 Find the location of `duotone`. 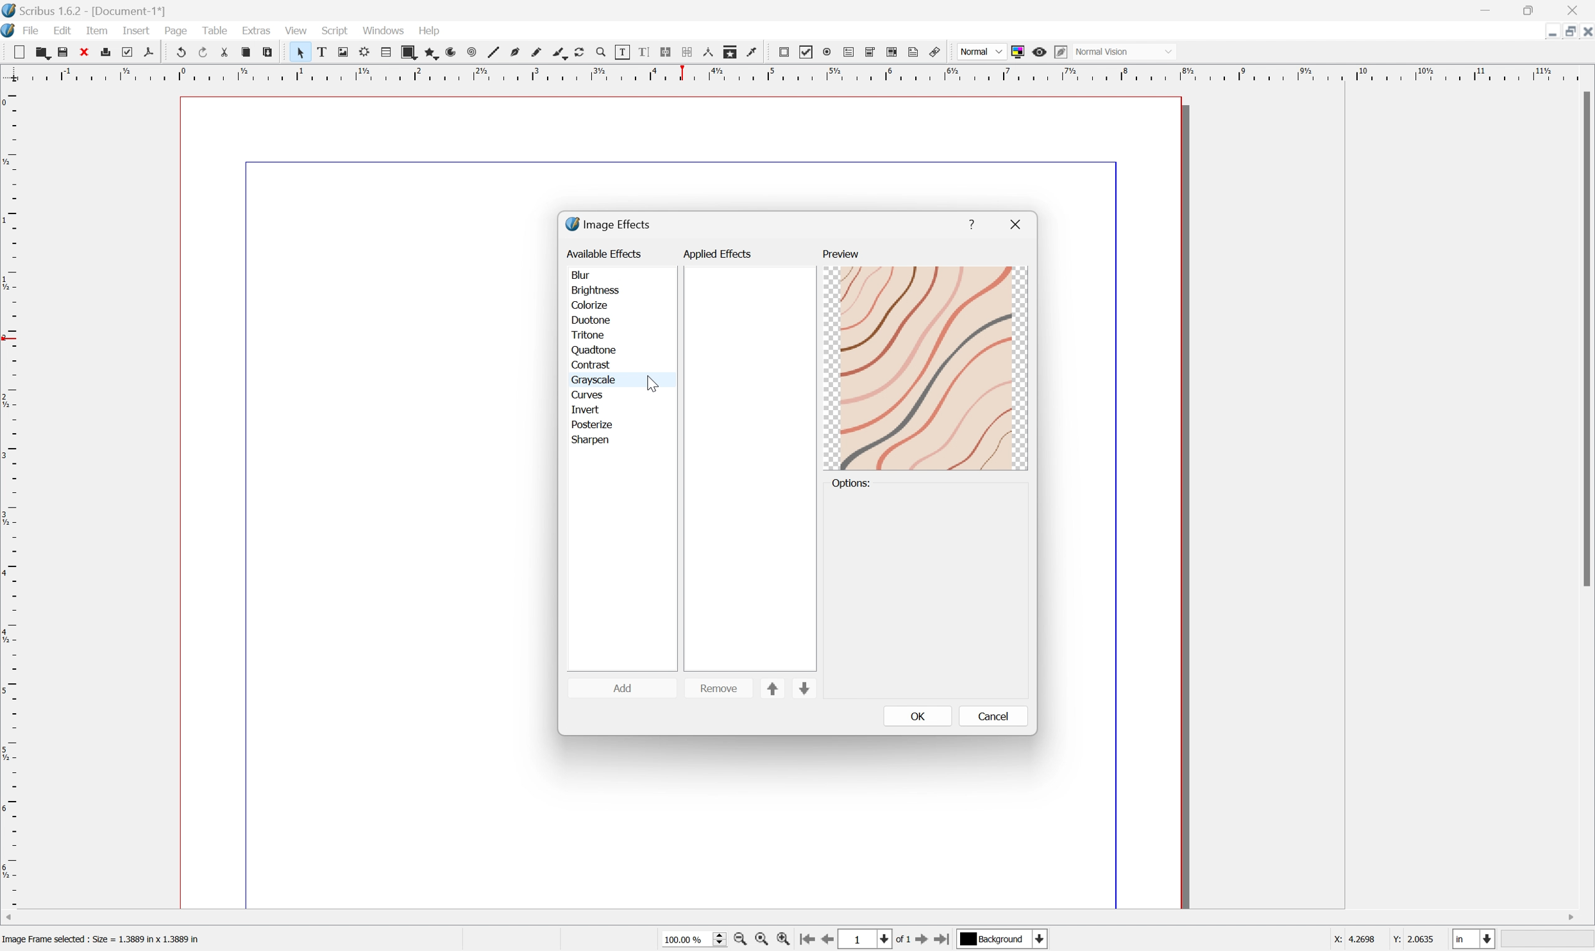

duotone is located at coordinates (591, 320).